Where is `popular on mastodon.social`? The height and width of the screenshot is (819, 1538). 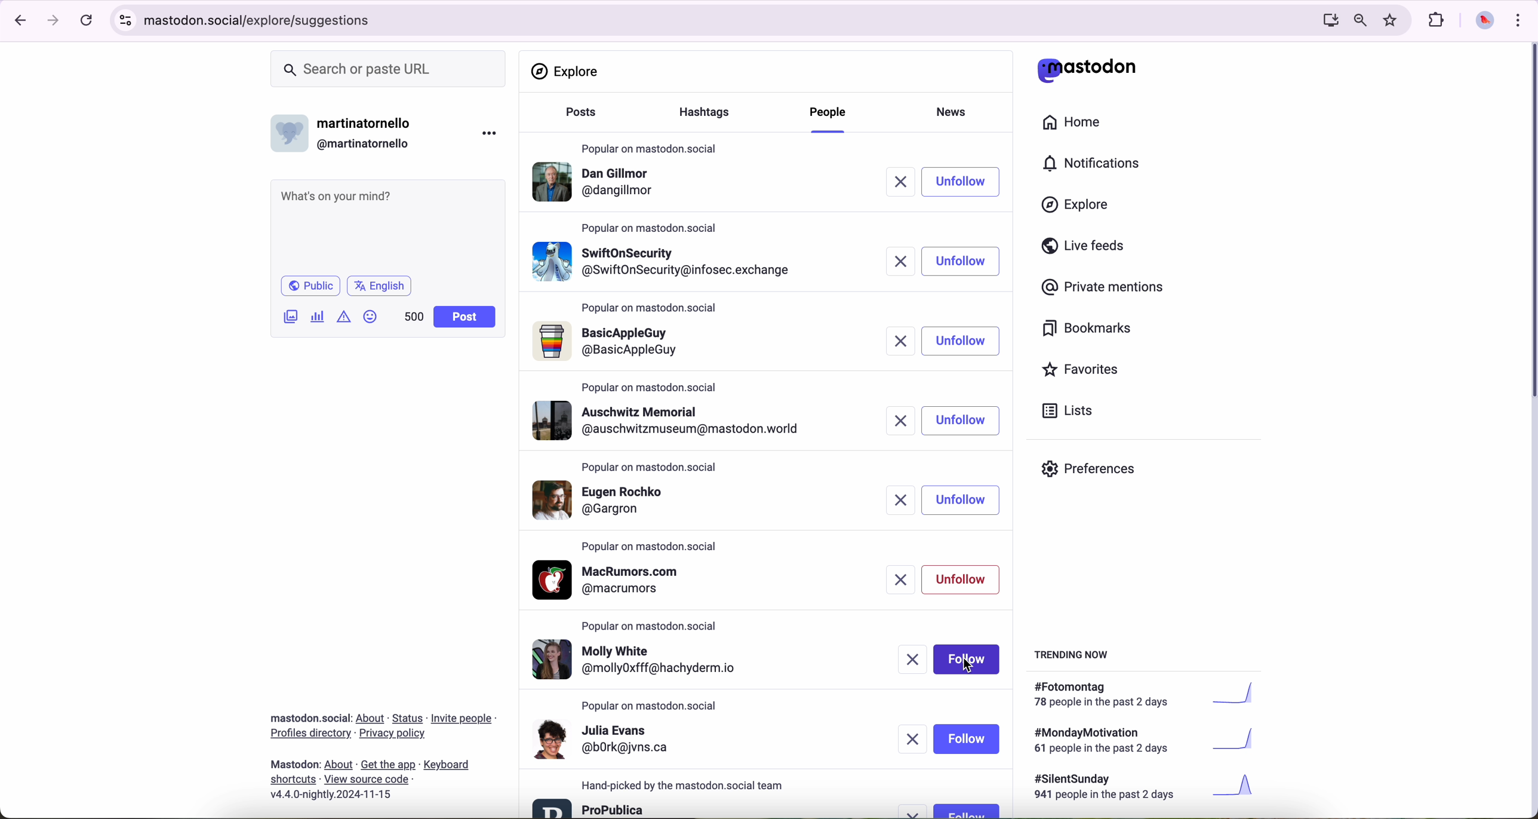 popular on mastodon.social is located at coordinates (651, 309).